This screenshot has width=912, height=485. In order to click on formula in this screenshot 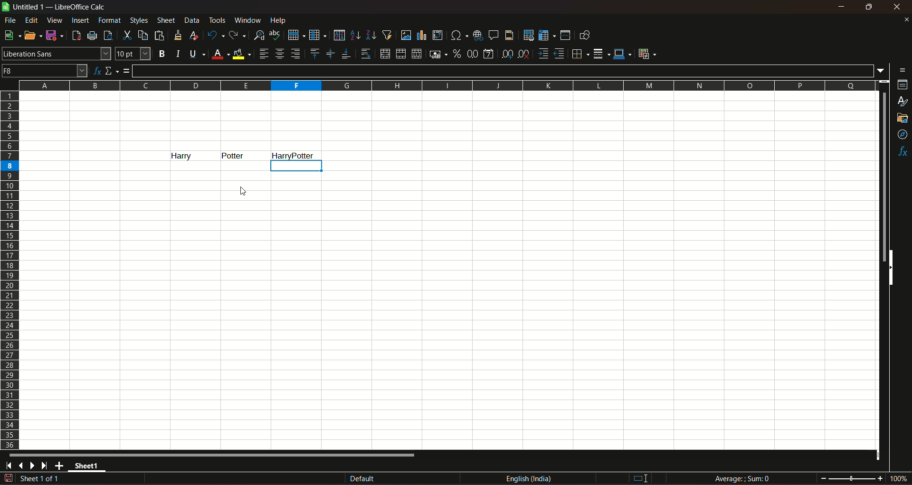, I will do `click(744, 478)`.